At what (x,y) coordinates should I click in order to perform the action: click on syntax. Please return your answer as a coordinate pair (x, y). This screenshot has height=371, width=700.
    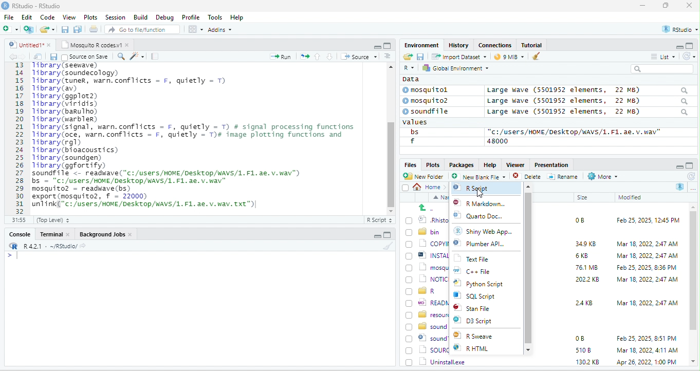
    Looking at the image, I should click on (10, 257).